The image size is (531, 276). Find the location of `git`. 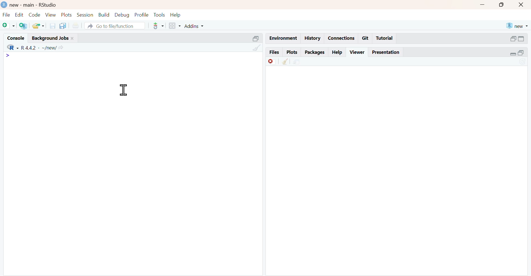

git is located at coordinates (366, 38).